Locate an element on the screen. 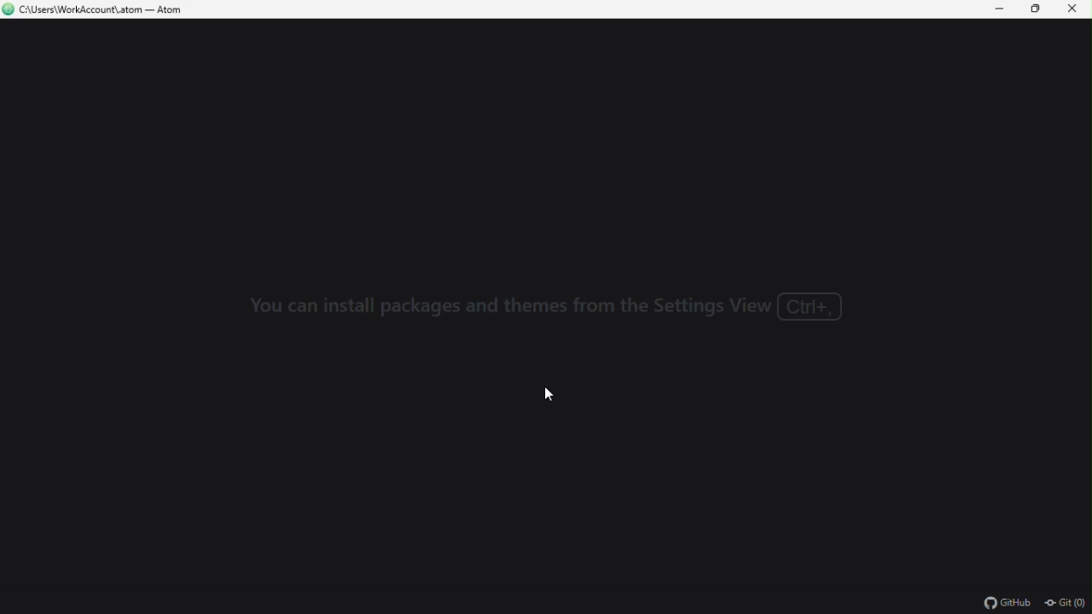  github is located at coordinates (1008, 604).